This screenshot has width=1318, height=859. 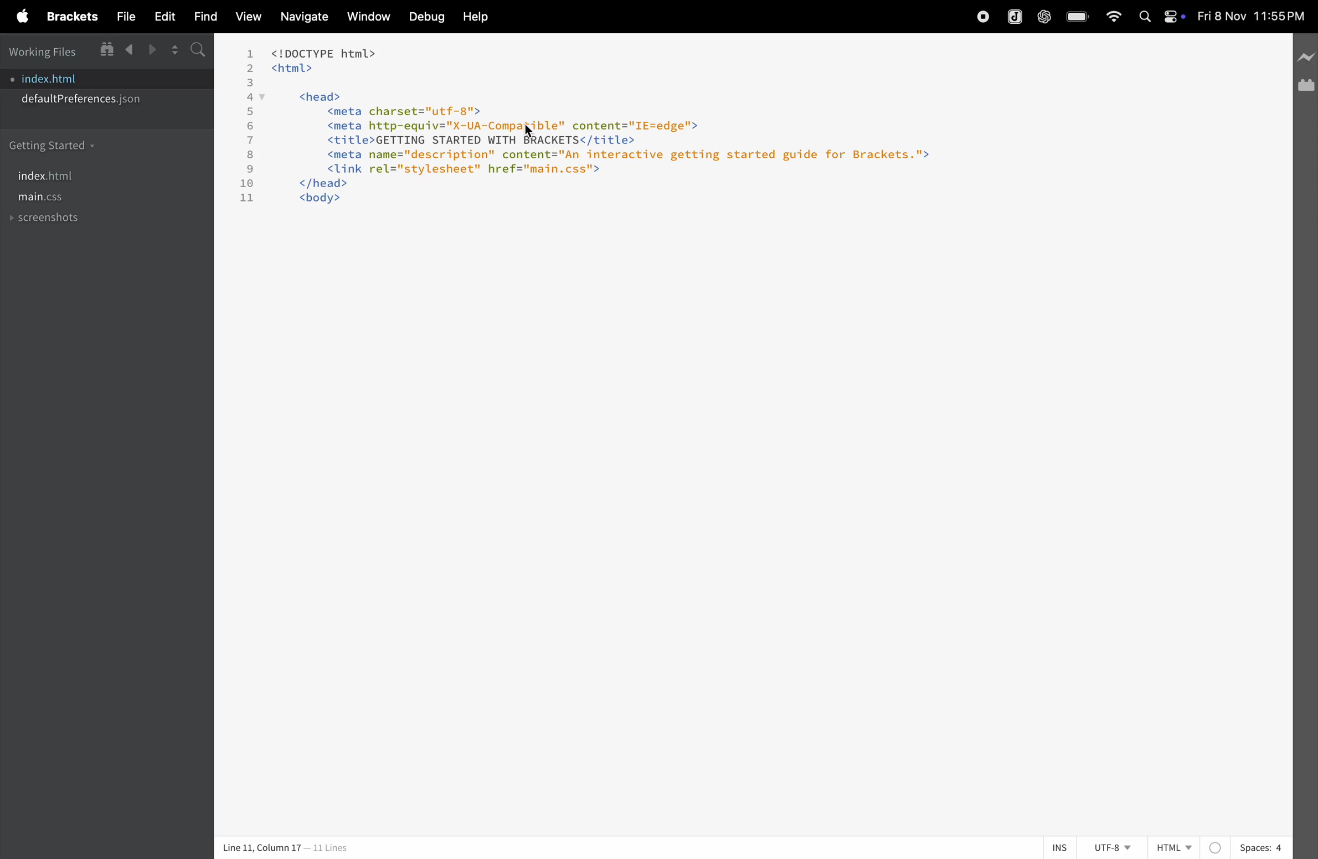 What do you see at coordinates (299, 18) in the screenshot?
I see `navigate` at bounding box center [299, 18].